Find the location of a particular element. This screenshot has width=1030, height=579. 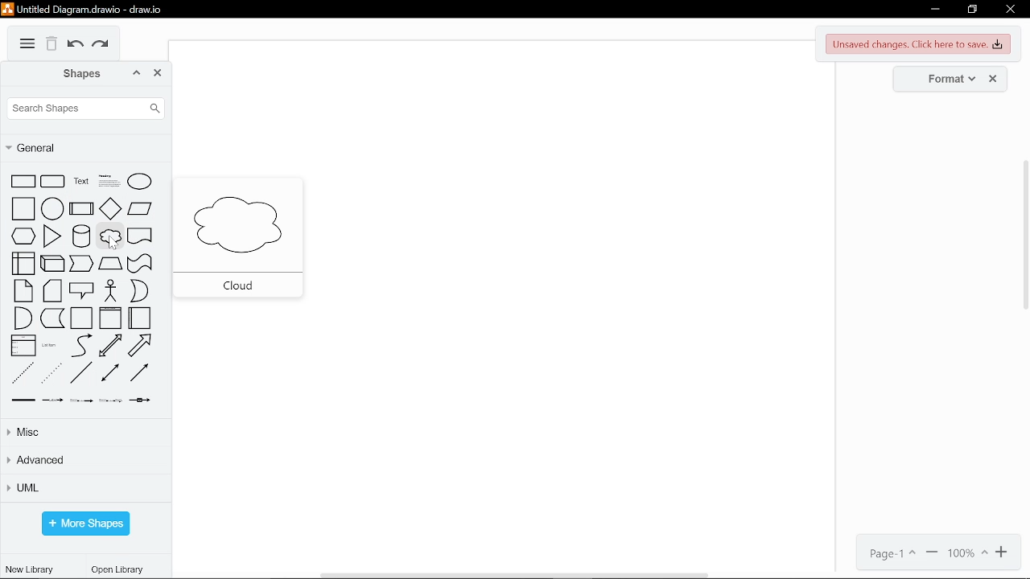

step is located at coordinates (82, 264).